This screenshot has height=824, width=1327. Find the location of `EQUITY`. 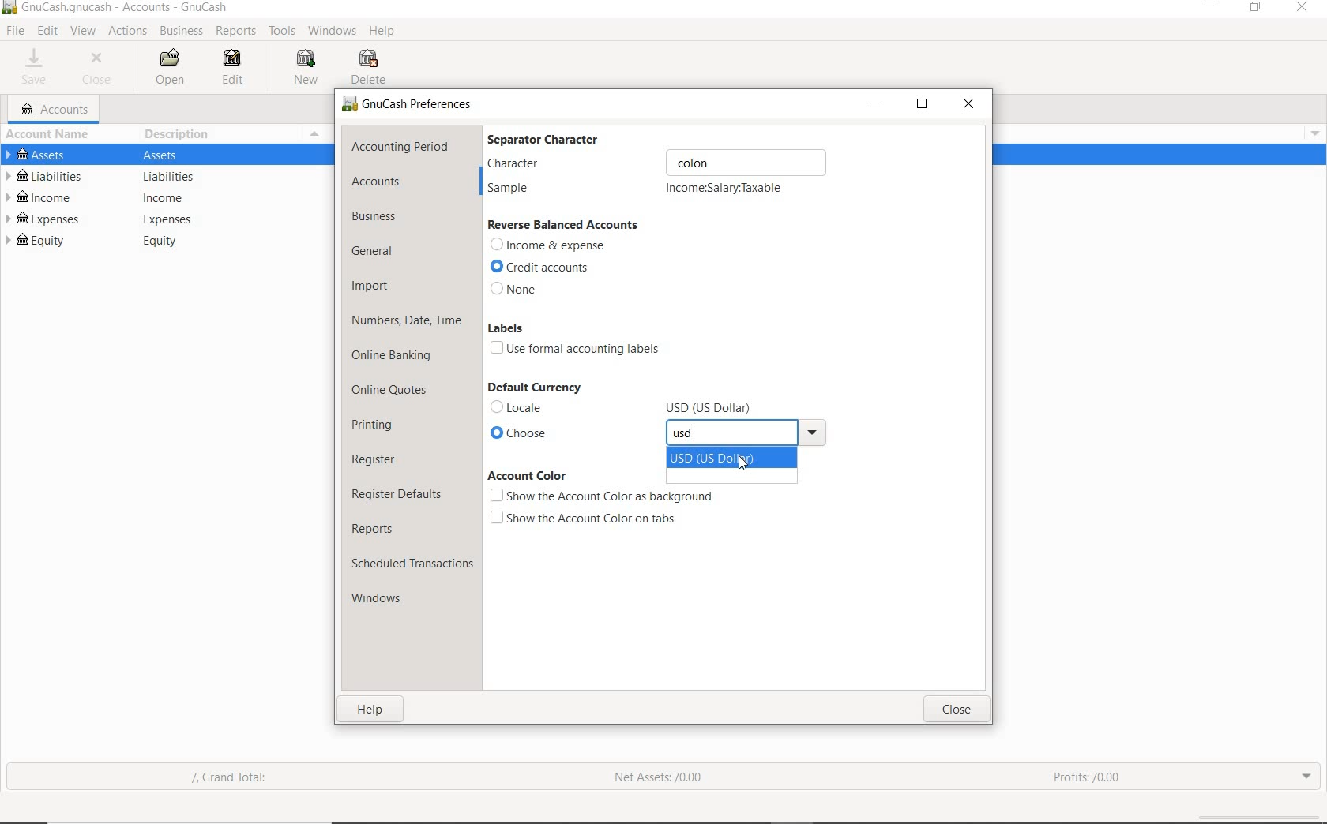

EQUITY is located at coordinates (48, 242).